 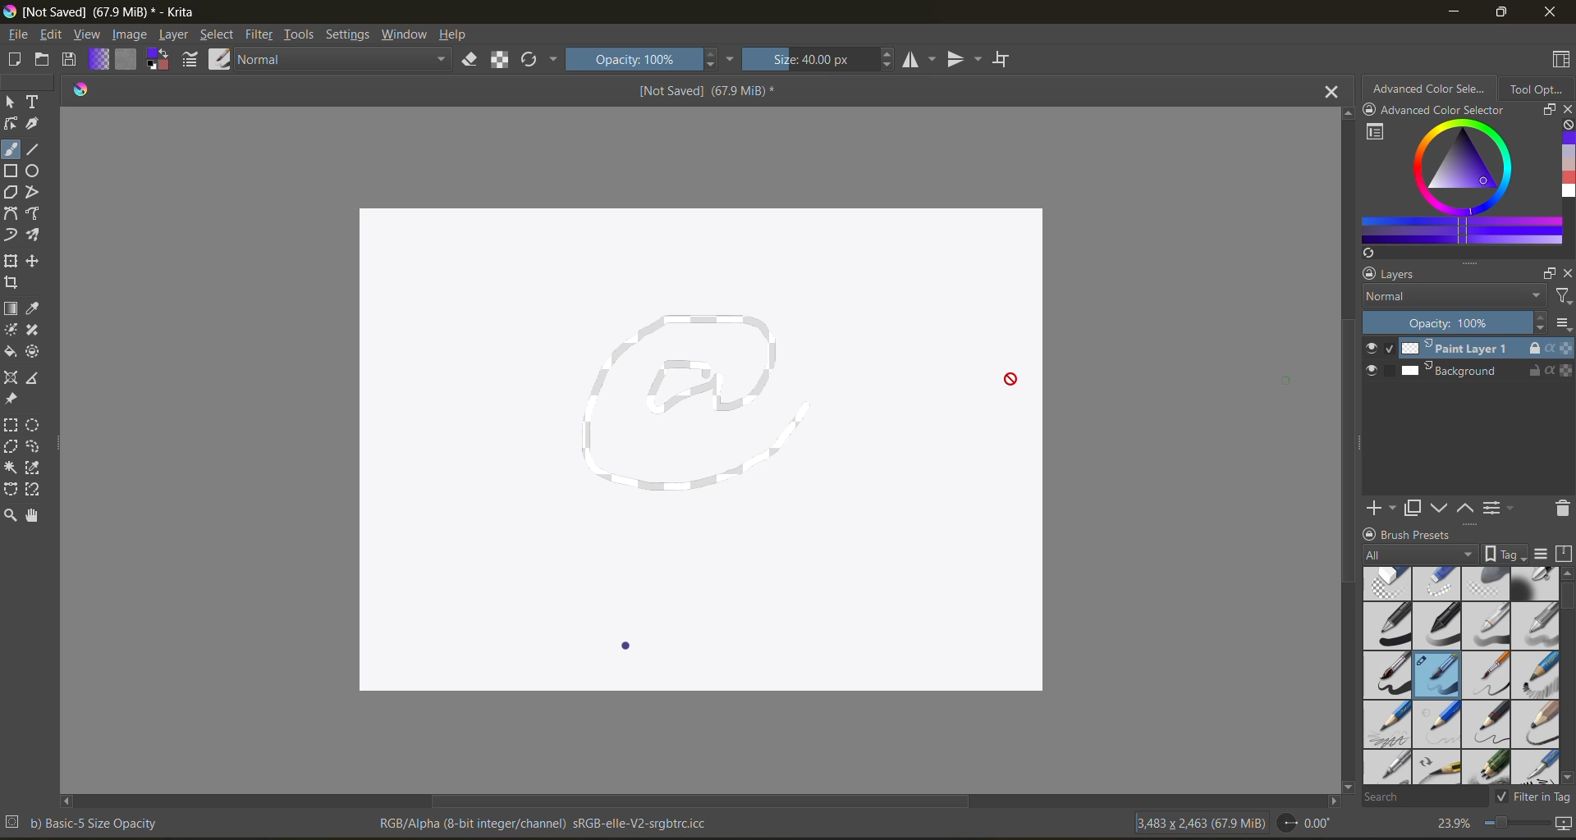 I want to click on bezier curve selection tool, so click(x=11, y=489).